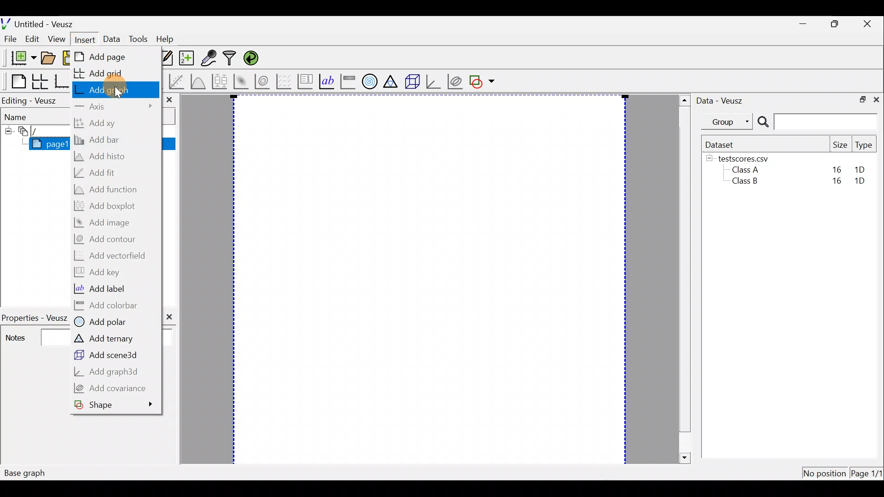 The image size is (884, 497). Describe the element at coordinates (803, 24) in the screenshot. I see `Minimize` at that location.